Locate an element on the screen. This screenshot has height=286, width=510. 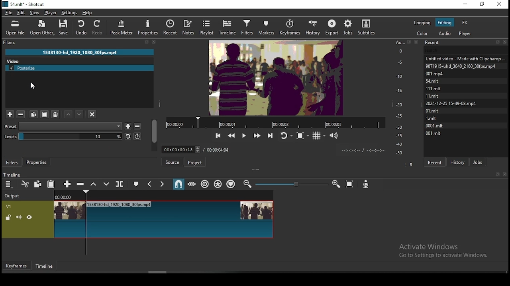
split at playhead is located at coordinates (120, 184).